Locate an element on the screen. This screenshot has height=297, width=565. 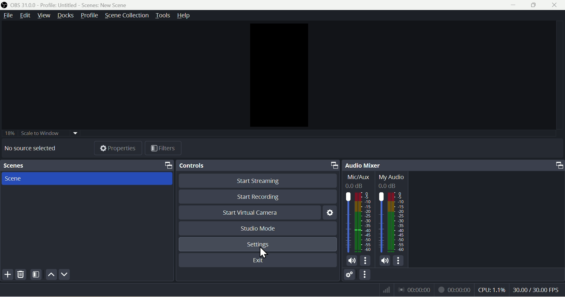
No source selected is located at coordinates (35, 148).